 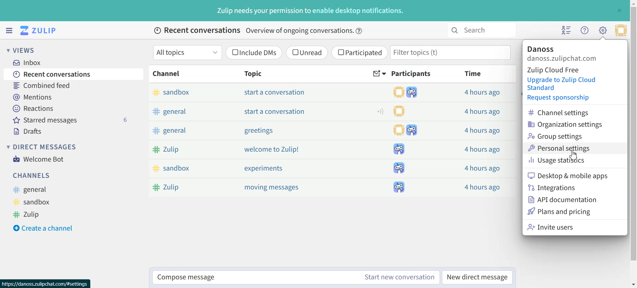 I want to click on Greetings, so click(x=258, y=131).